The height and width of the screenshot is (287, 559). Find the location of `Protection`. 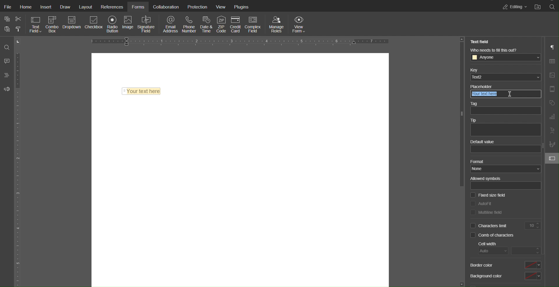

Protection is located at coordinates (197, 7).